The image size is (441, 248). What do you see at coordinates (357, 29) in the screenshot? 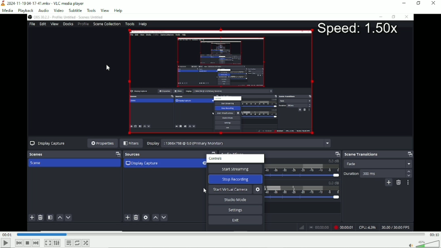
I see `Speed: 1.50x` at bounding box center [357, 29].